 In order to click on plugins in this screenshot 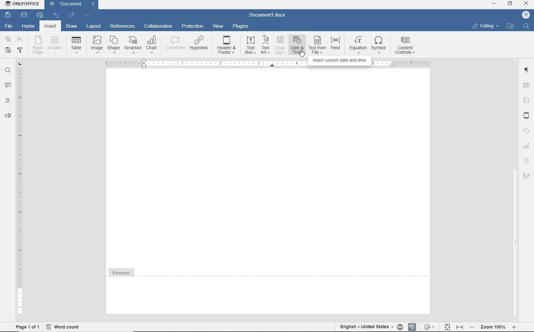, I will do `click(241, 27)`.